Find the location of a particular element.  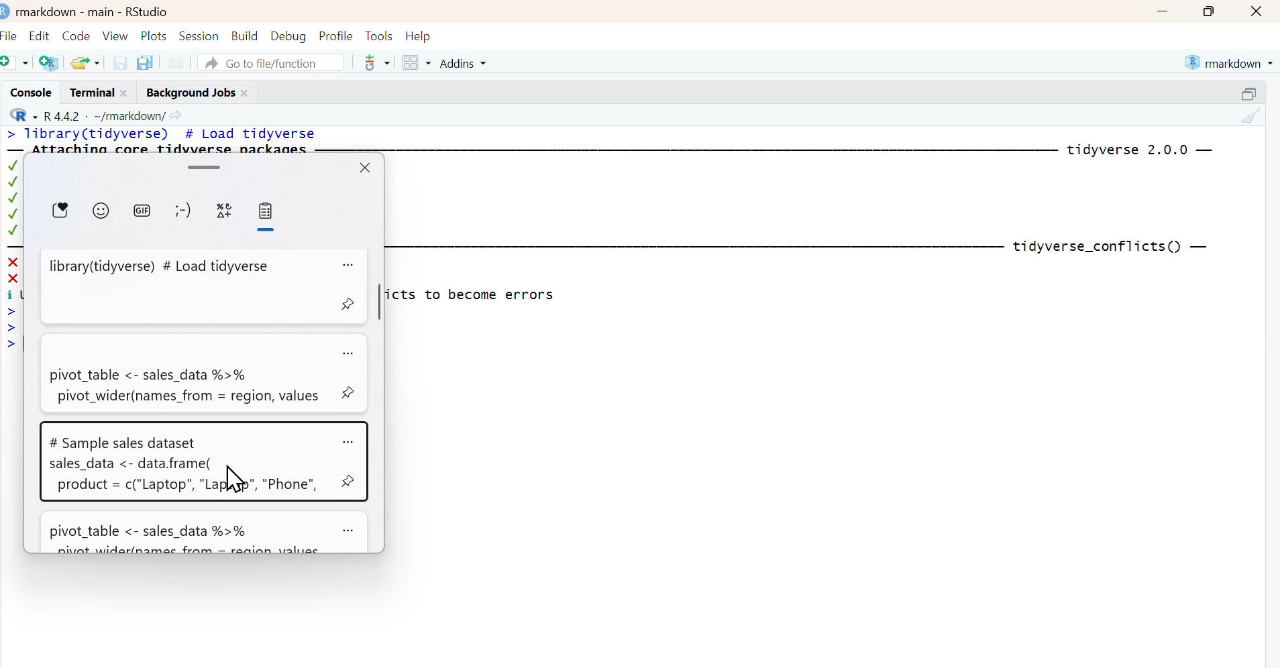

GIFs is located at coordinates (146, 214).